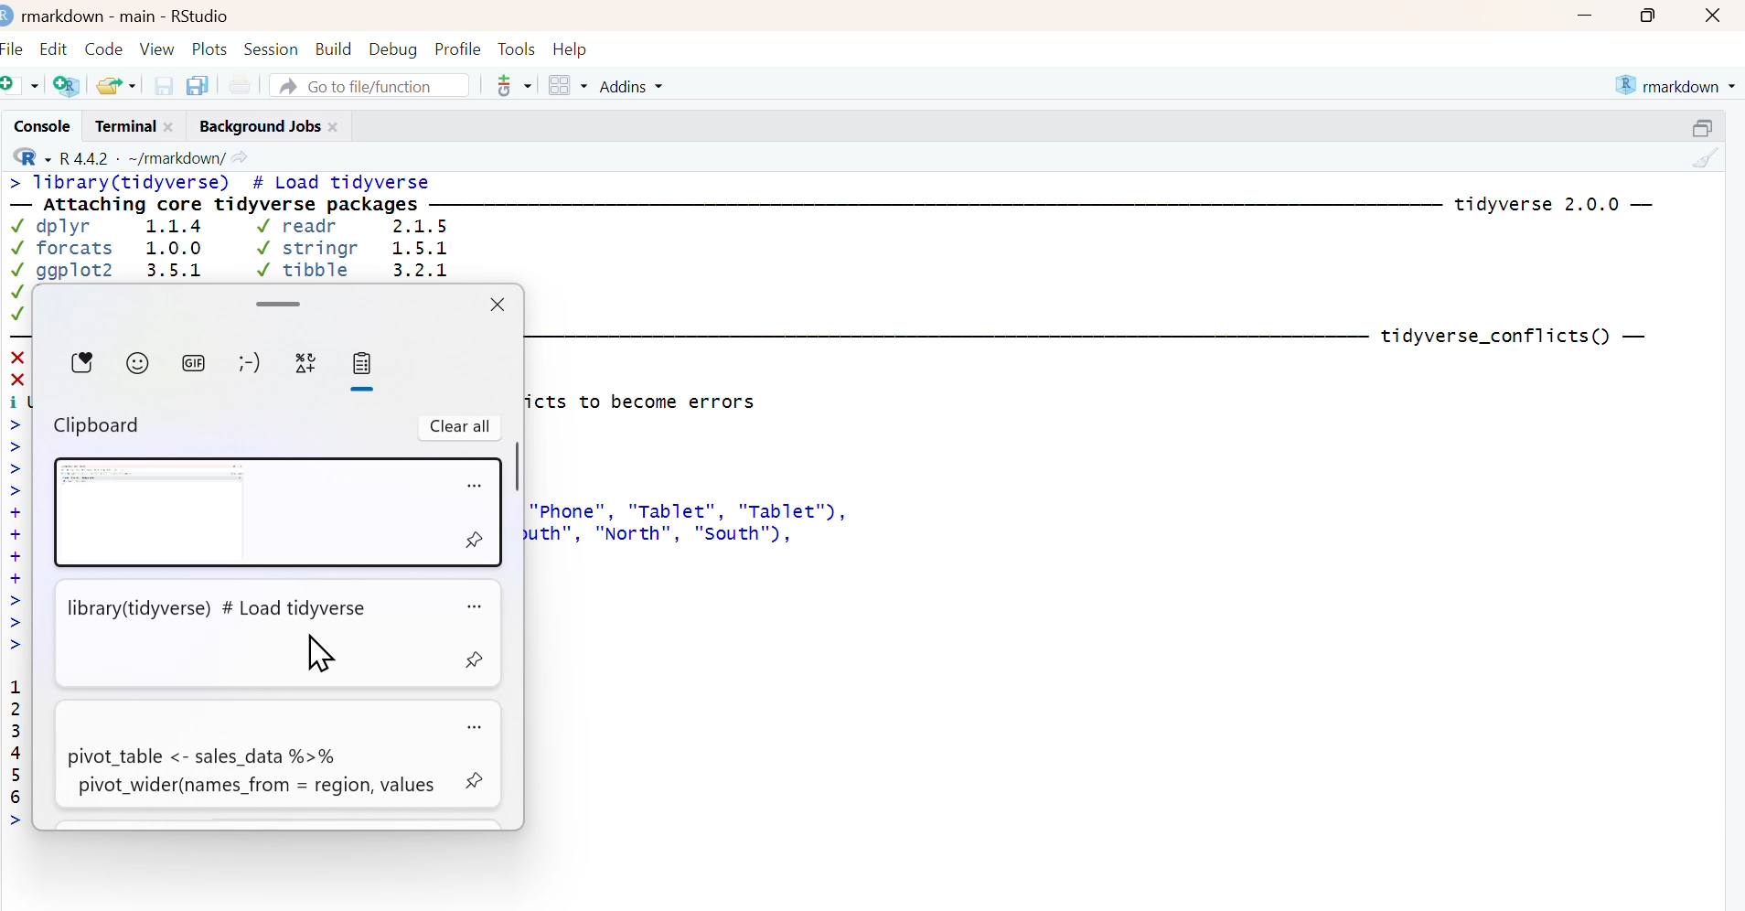 Image resolution: width=1745 pixels, height=911 pixels. I want to click on clear all, so click(456, 427).